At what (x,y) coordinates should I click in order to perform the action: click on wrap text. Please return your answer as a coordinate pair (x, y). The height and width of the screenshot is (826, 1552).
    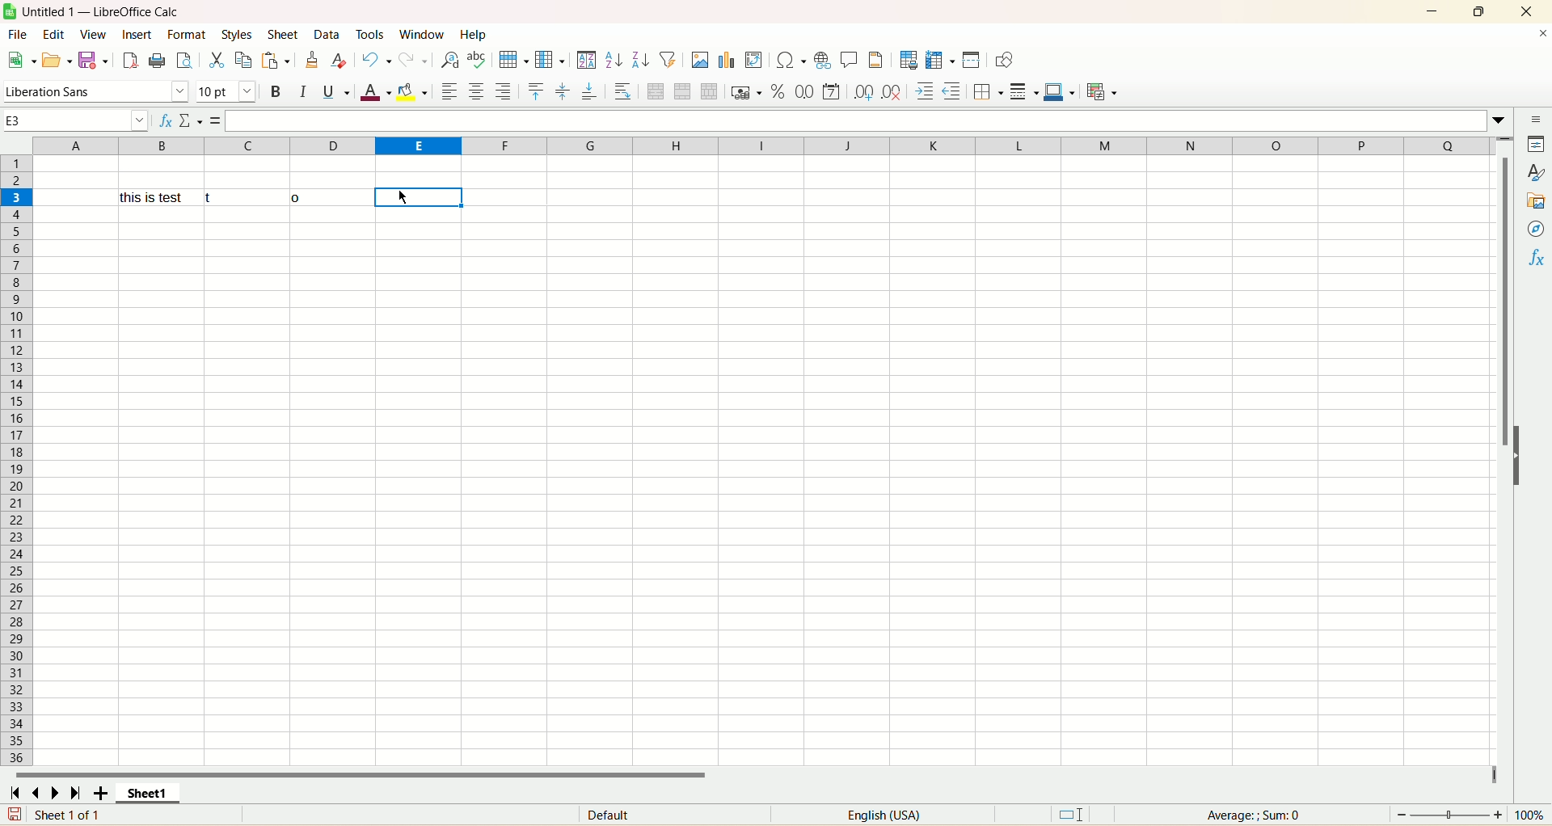
    Looking at the image, I should click on (623, 92).